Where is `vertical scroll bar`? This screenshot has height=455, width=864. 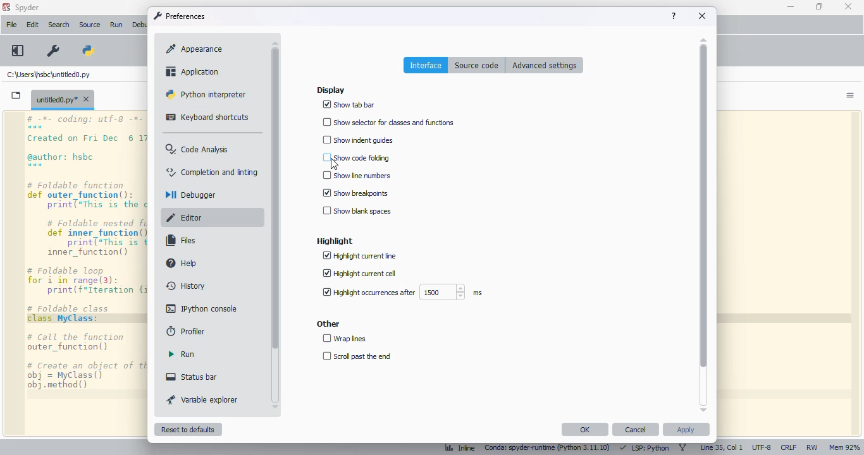
vertical scroll bar is located at coordinates (704, 207).